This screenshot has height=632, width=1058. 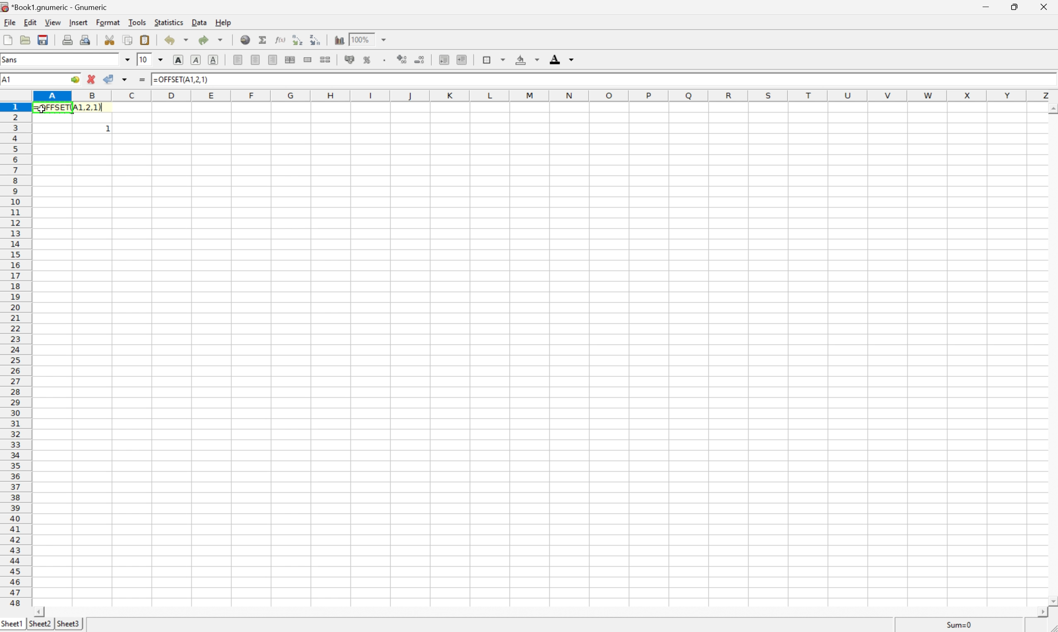 What do you see at coordinates (421, 60) in the screenshot?
I see `decrease number of decimals displayed` at bounding box center [421, 60].